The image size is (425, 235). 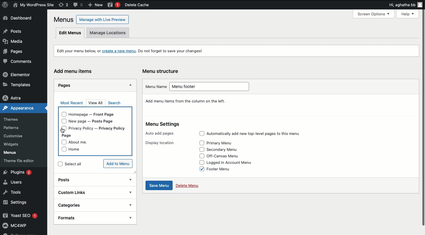 What do you see at coordinates (102, 19) in the screenshot?
I see `Manage with Live Preview` at bounding box center [102, 19].